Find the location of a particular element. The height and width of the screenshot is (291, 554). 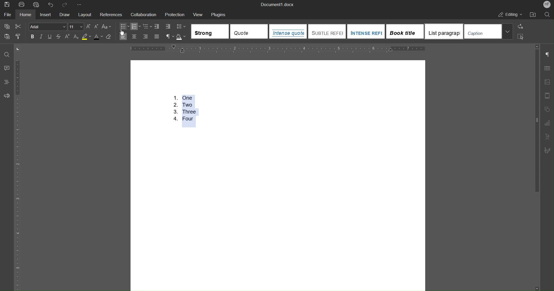

Erase Style is located at coordinates (109, 37).